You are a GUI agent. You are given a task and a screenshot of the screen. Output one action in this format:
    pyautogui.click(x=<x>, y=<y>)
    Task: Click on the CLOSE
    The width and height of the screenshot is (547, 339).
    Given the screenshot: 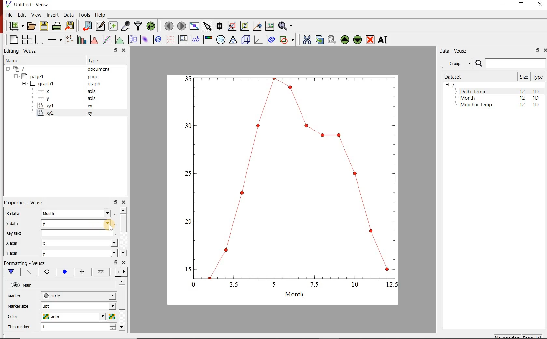 What is the action you would take?
    pyautogui.click(x=539, y=4)
    